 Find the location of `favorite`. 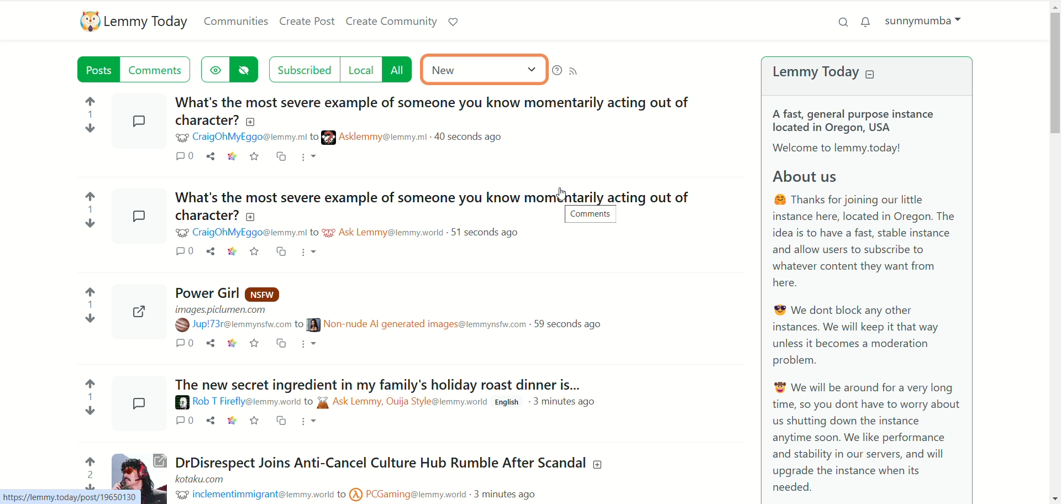

favorite is located at coordinates (260, 342).